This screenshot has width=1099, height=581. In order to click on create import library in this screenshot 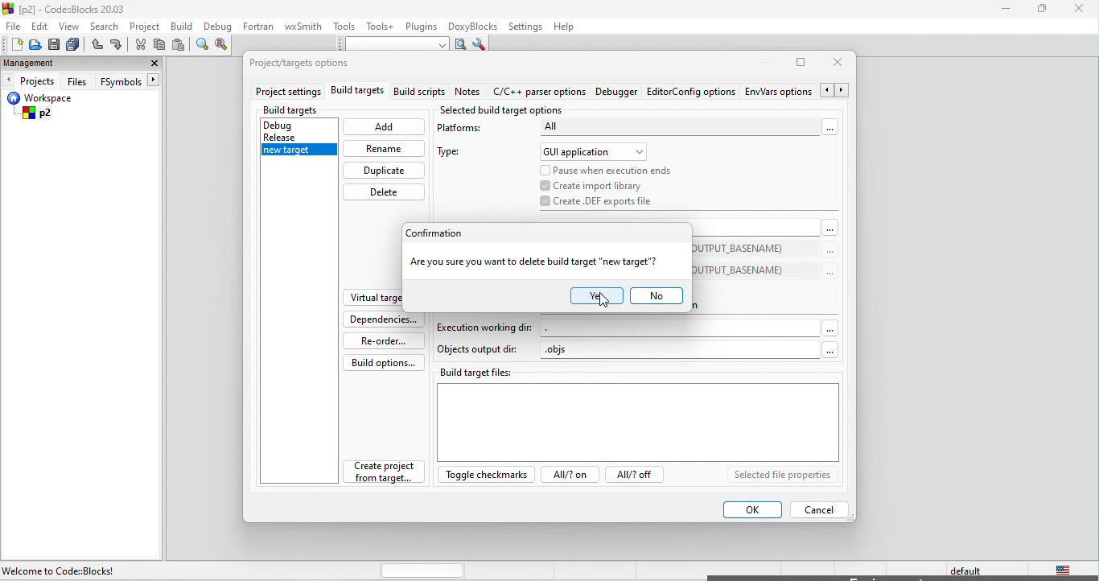, I will do `click(594, 184)`.